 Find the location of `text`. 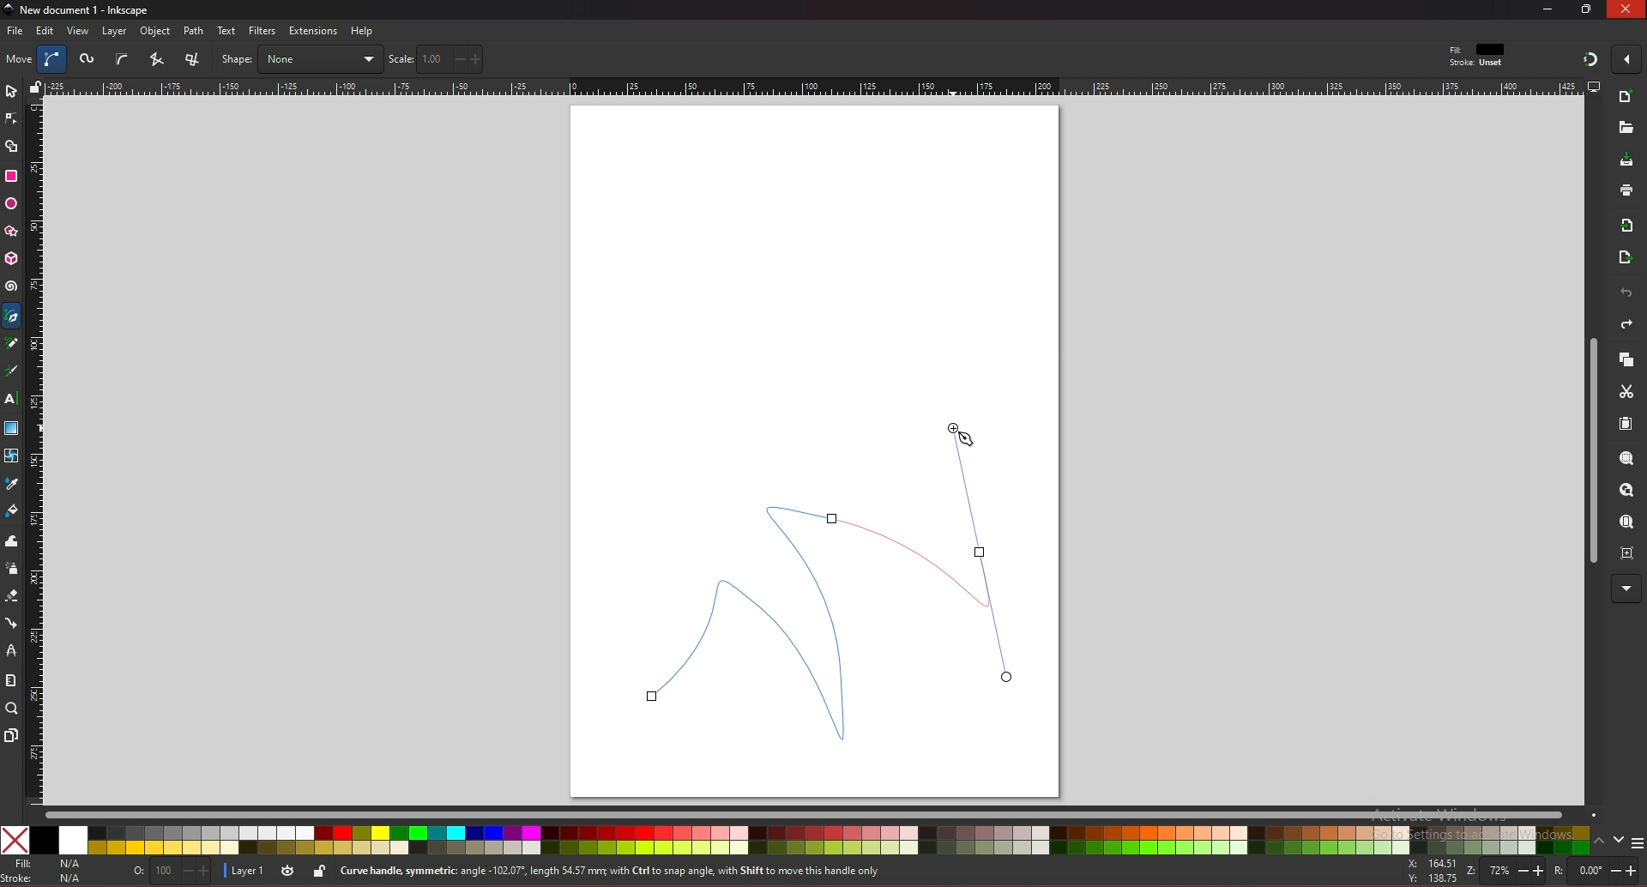

text is located at coordinates (226, 31).